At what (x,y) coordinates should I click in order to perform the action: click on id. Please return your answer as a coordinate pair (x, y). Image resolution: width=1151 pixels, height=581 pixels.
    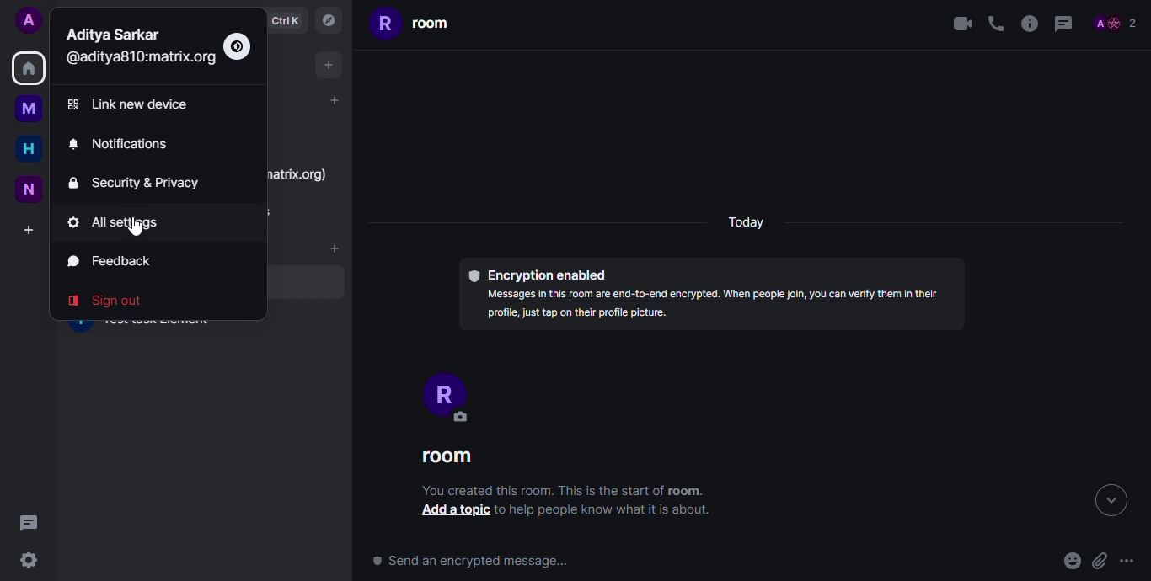
    Looking at the image, I should click on (139, 58).